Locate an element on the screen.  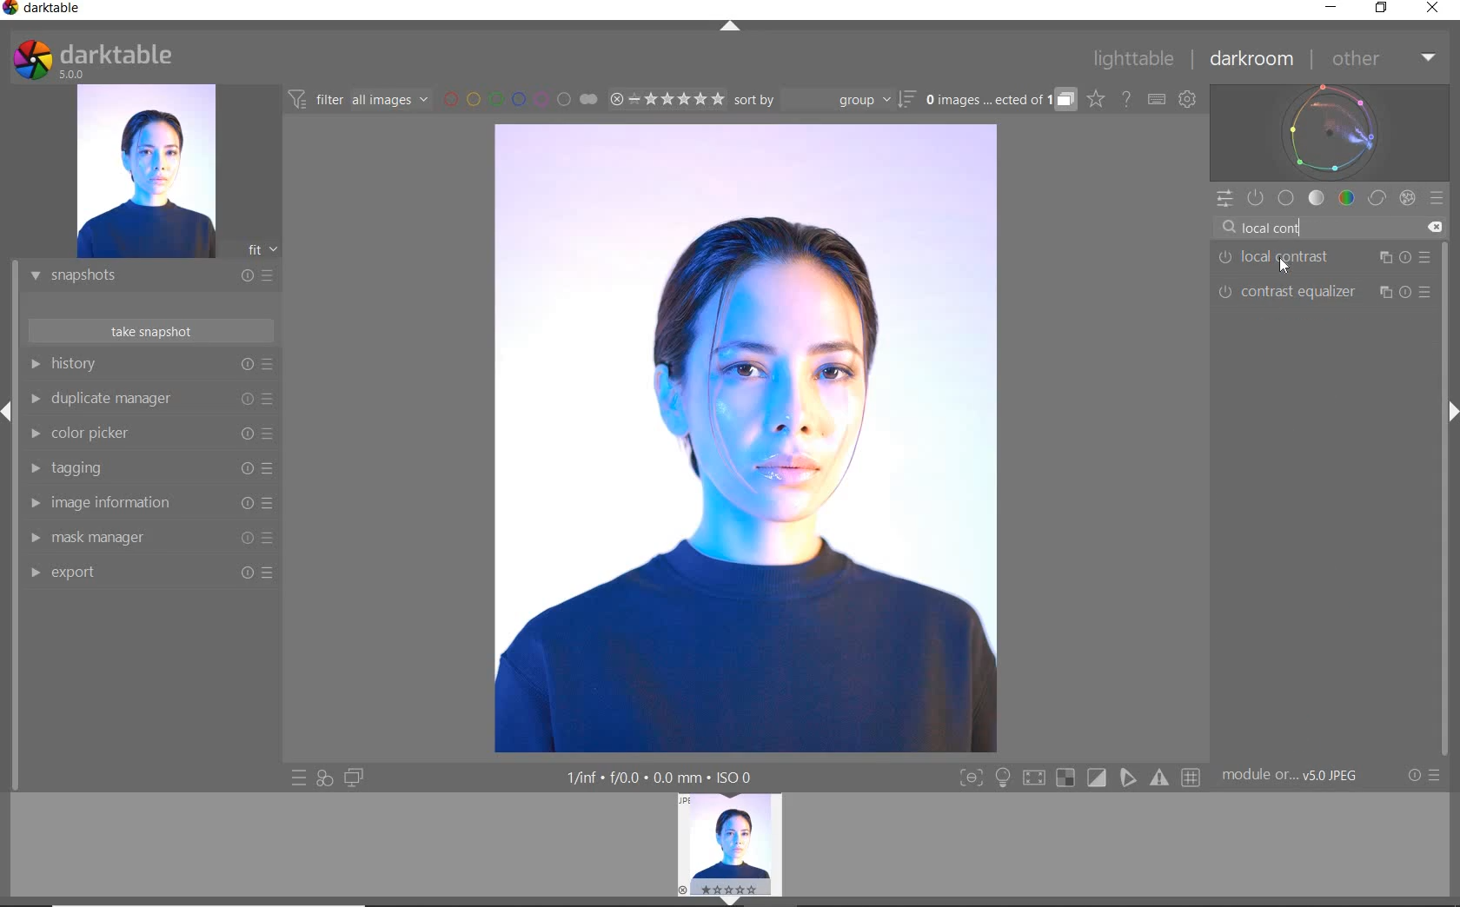
SHOW GLOBAL PREFERENCES is located at coordinates (1187, 100).